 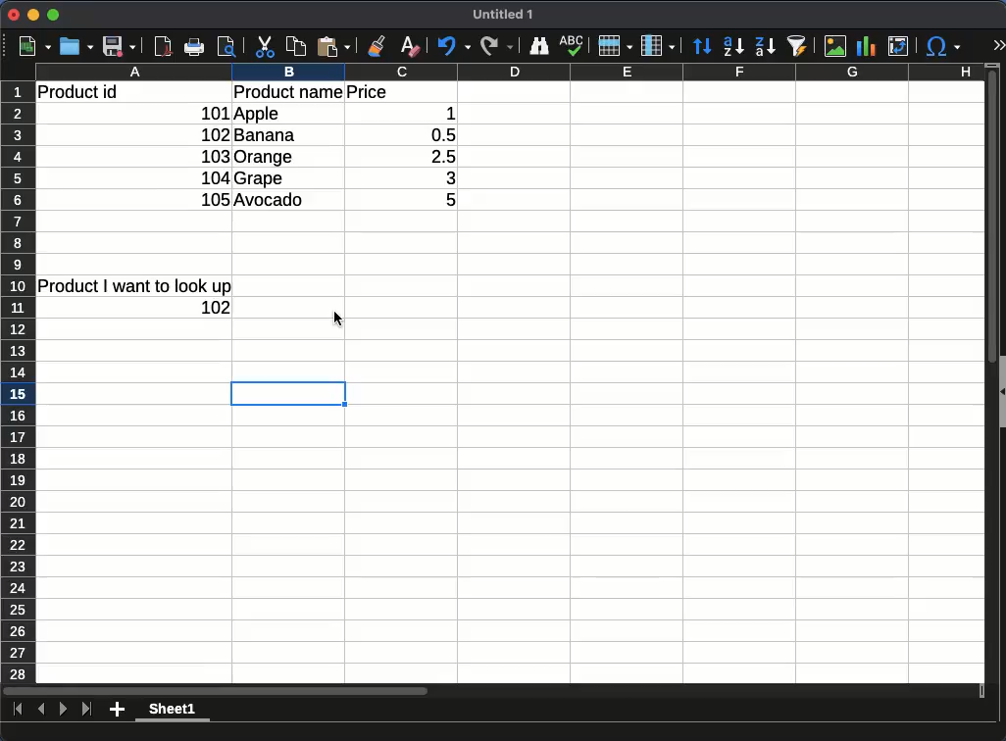 What do you see at coordinates (14, 15) in the screenshot?
I see `close` at bounding box center [14, 15].